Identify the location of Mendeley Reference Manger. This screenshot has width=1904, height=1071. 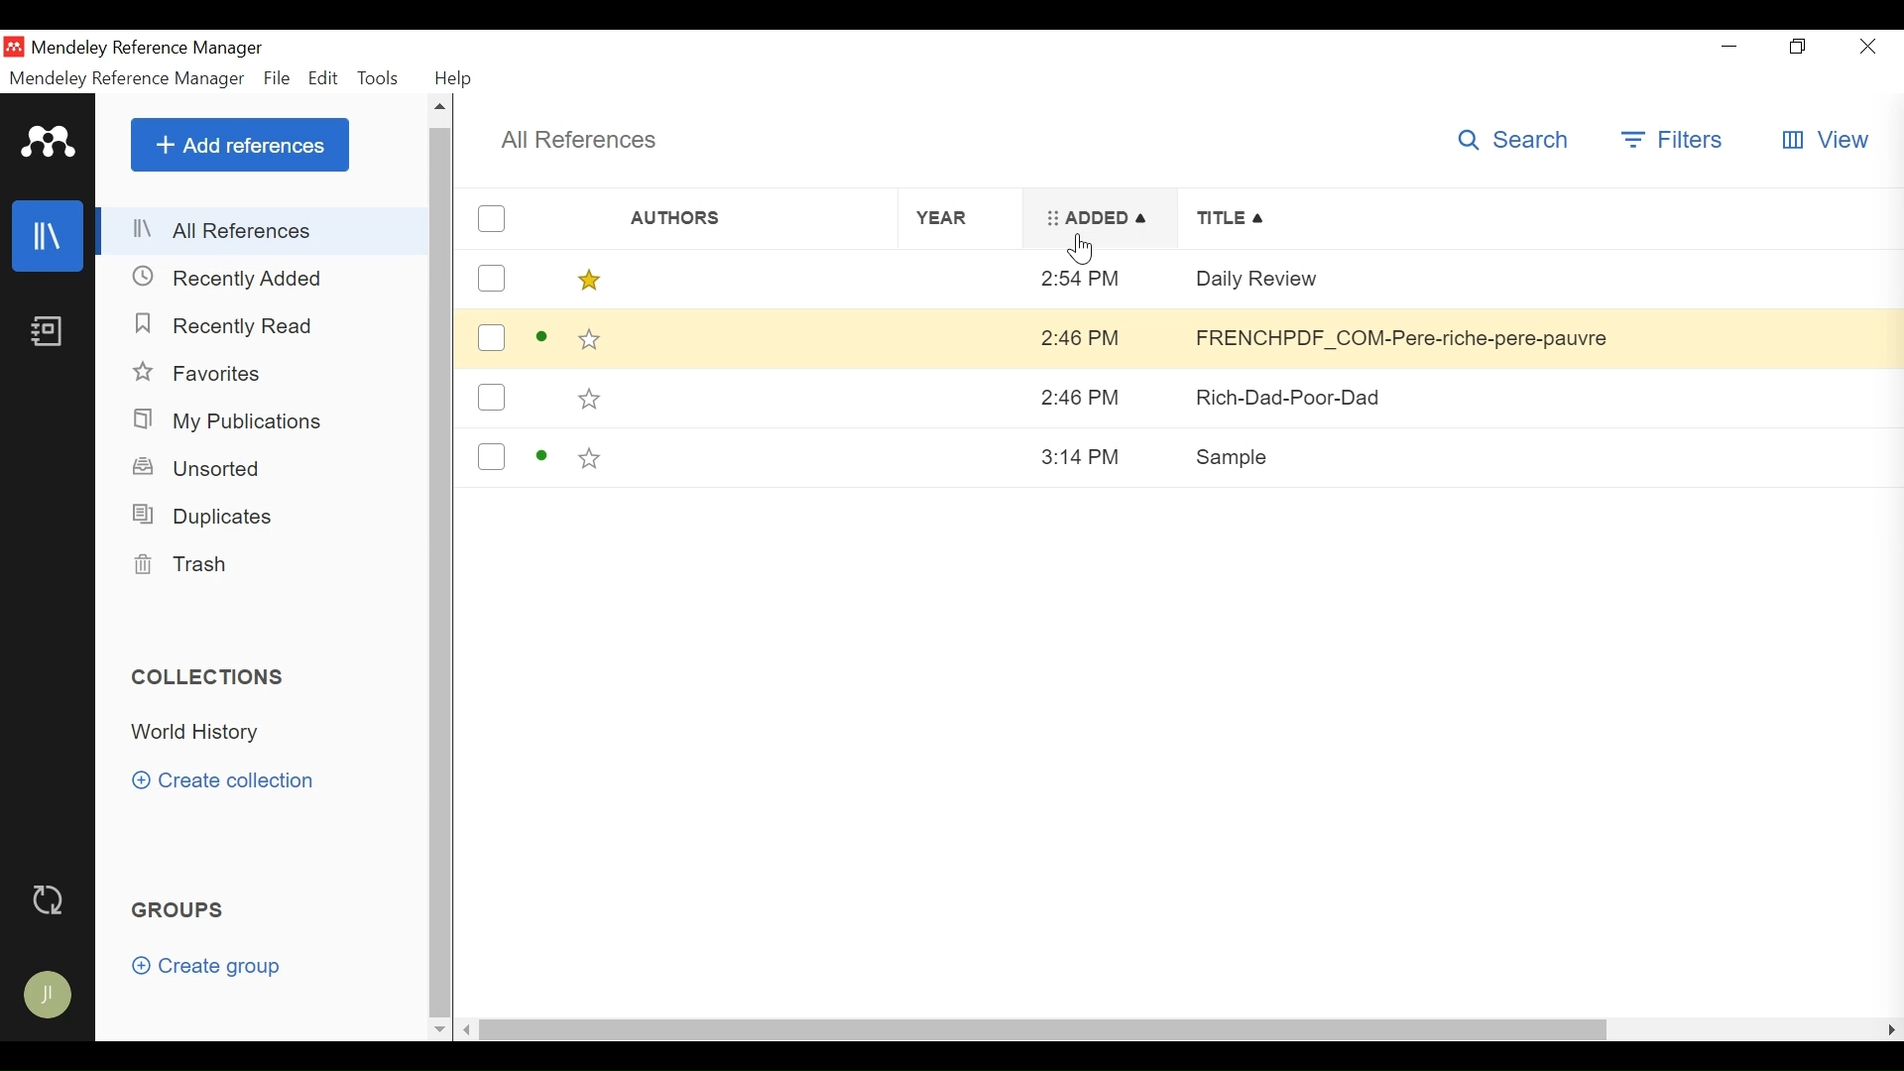
(153, 47).